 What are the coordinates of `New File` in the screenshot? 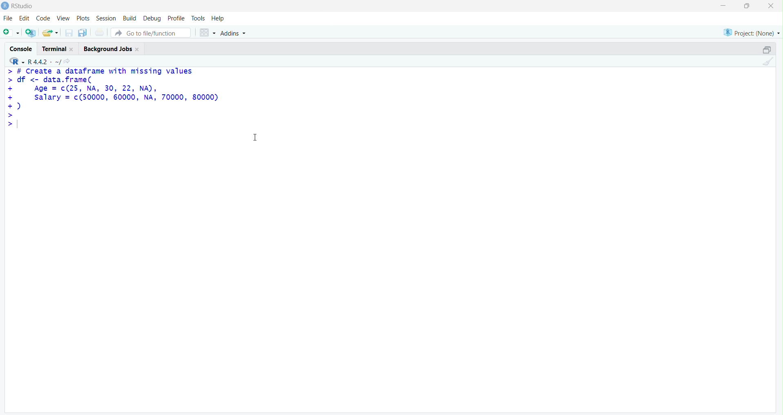 It's located at (11, 30).